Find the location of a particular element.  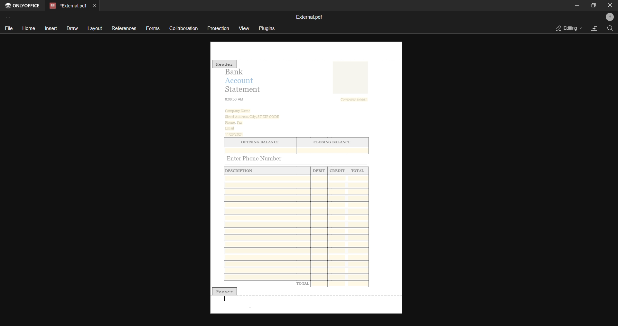

I cursor is located at coordinates (251, 305).